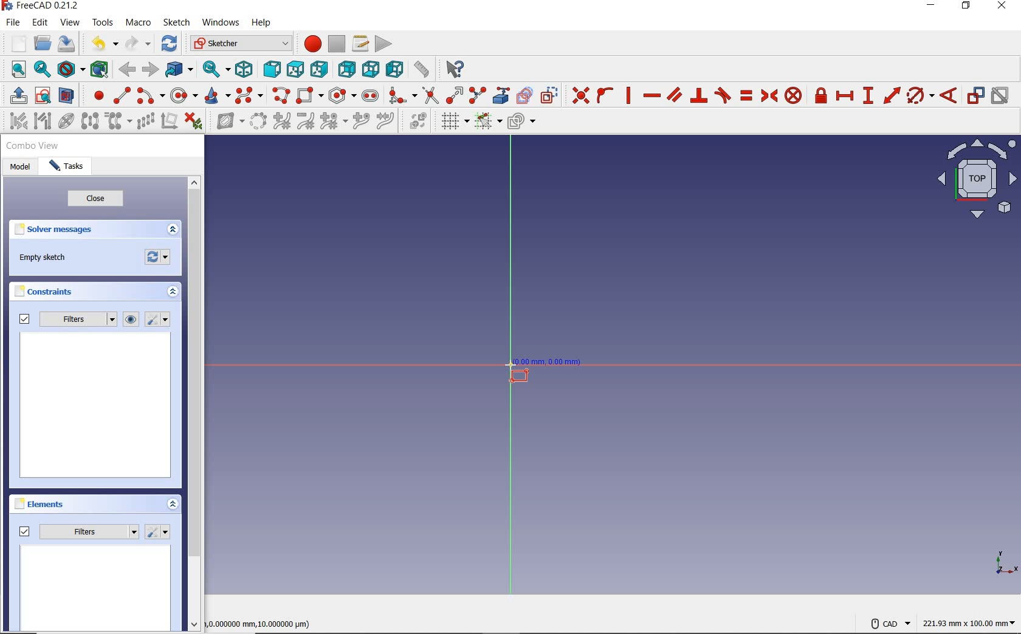 The width and height of the screenshot is (1021, 634). Describe the element at coordinates (213, 70) in the screenshot. I see `sync view` at that location.